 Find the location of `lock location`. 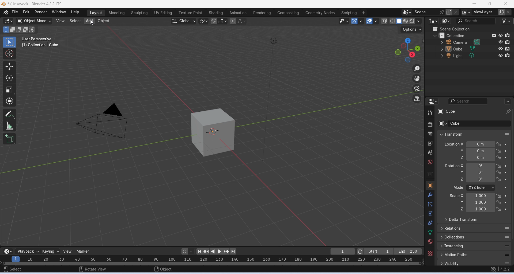

lock location is located at coordinates (499, 196).